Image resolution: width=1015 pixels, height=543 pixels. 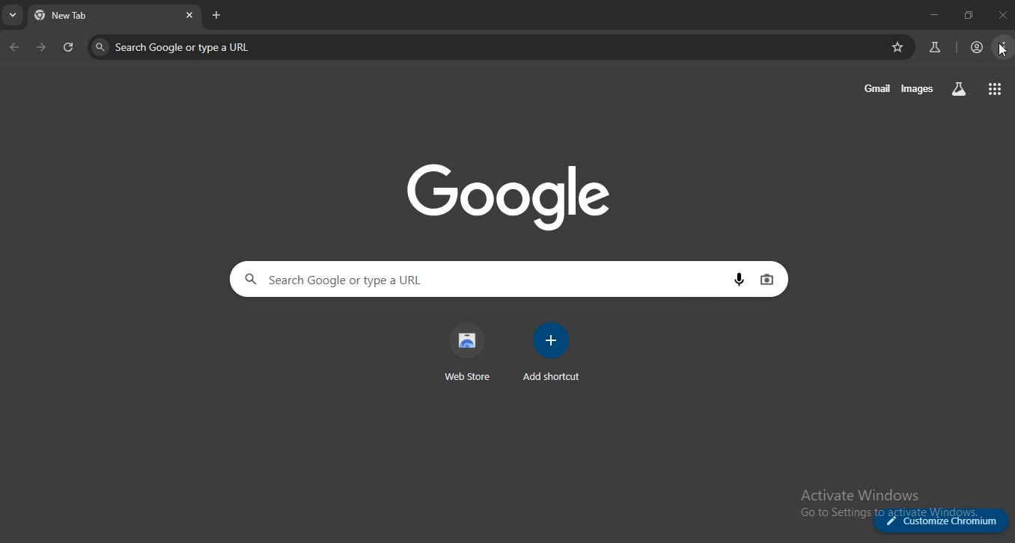 What do you see at coordinates (217, 15) in the screenshot?
I see `new tab` at bounding box center [217, 15].